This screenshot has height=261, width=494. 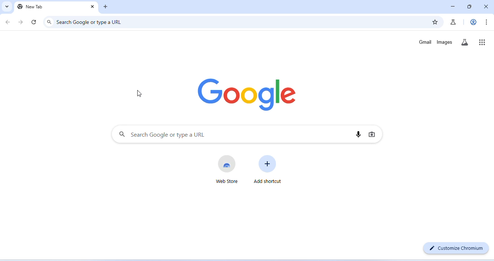 What do you see at coordinates (482, 42) in the screenshot?
I see `google apps` at bounding box center [482, 42].